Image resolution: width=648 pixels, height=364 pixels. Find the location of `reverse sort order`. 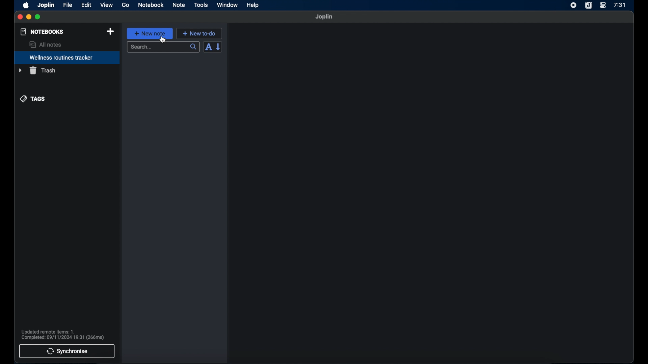

reverse sort order is located at coordinates (219, 47).